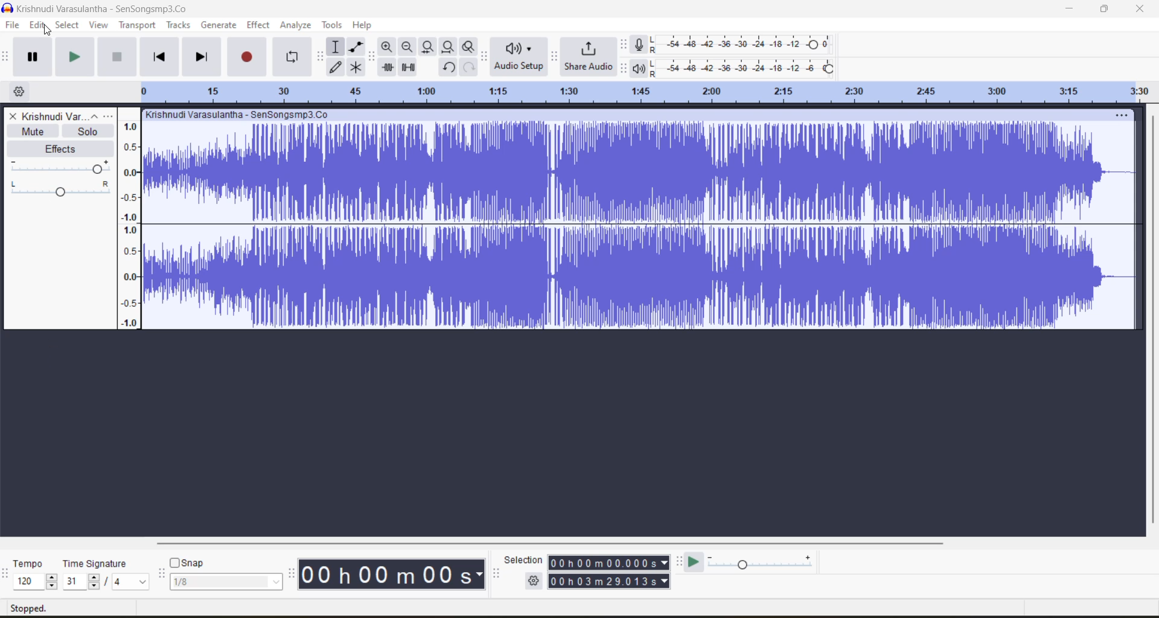  What do you see at coordinates (100, 26) in the screenshot?
I see `view` at bounding box center [100, 26].